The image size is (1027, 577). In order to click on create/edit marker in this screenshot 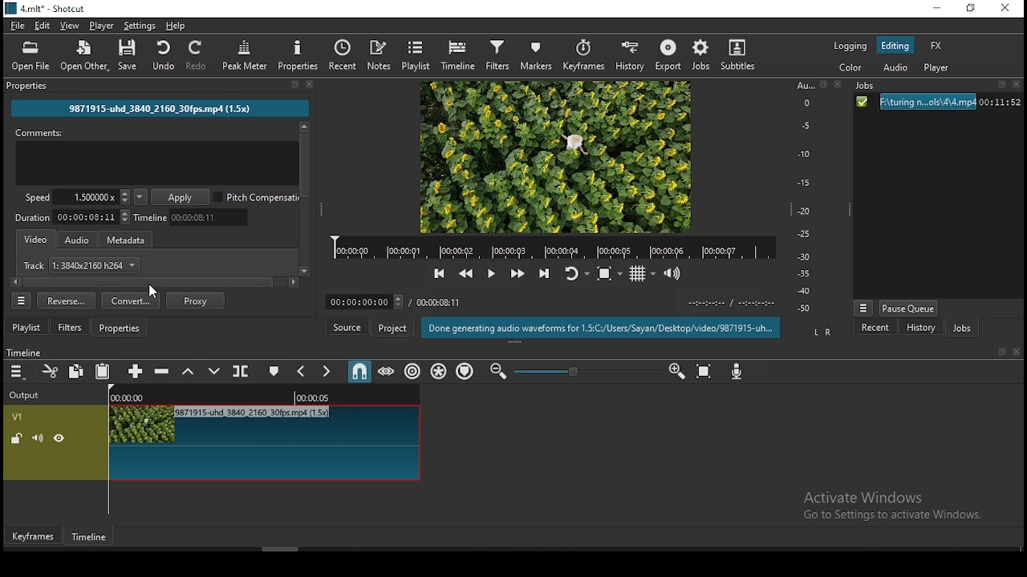, I will do `click(274, 370)`.